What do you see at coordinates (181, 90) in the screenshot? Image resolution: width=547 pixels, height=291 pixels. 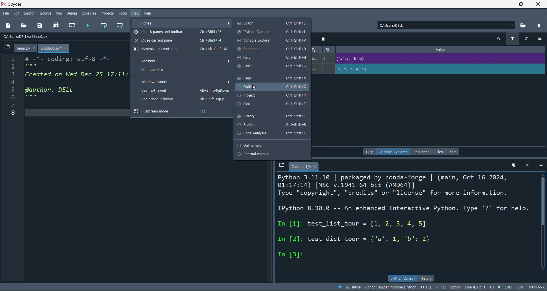 I see `use next layout` at bounding box center [181, 90].